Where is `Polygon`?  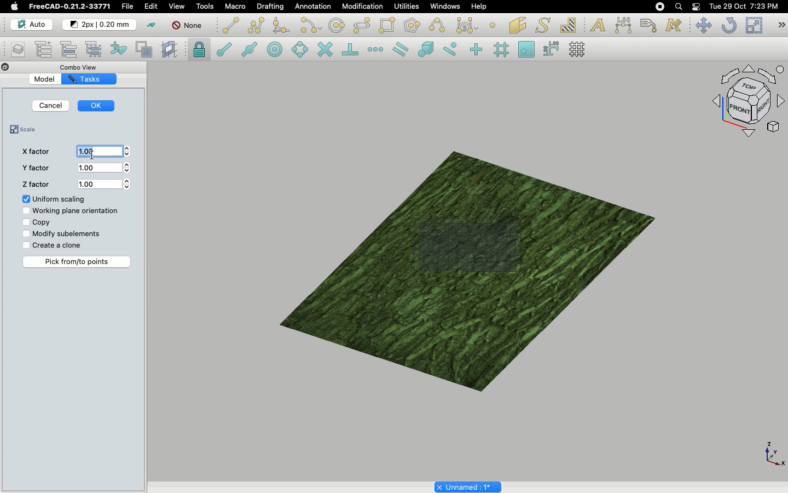 Polygon is located at coordinates (411, 26).